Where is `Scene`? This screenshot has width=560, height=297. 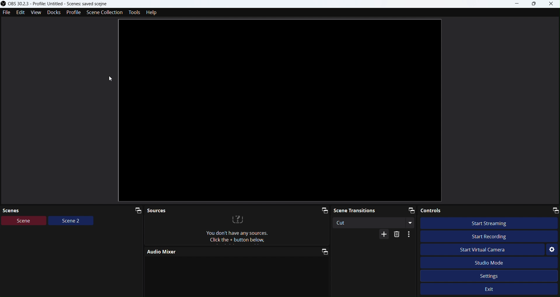 Scene is located at coordinates (24, 221).